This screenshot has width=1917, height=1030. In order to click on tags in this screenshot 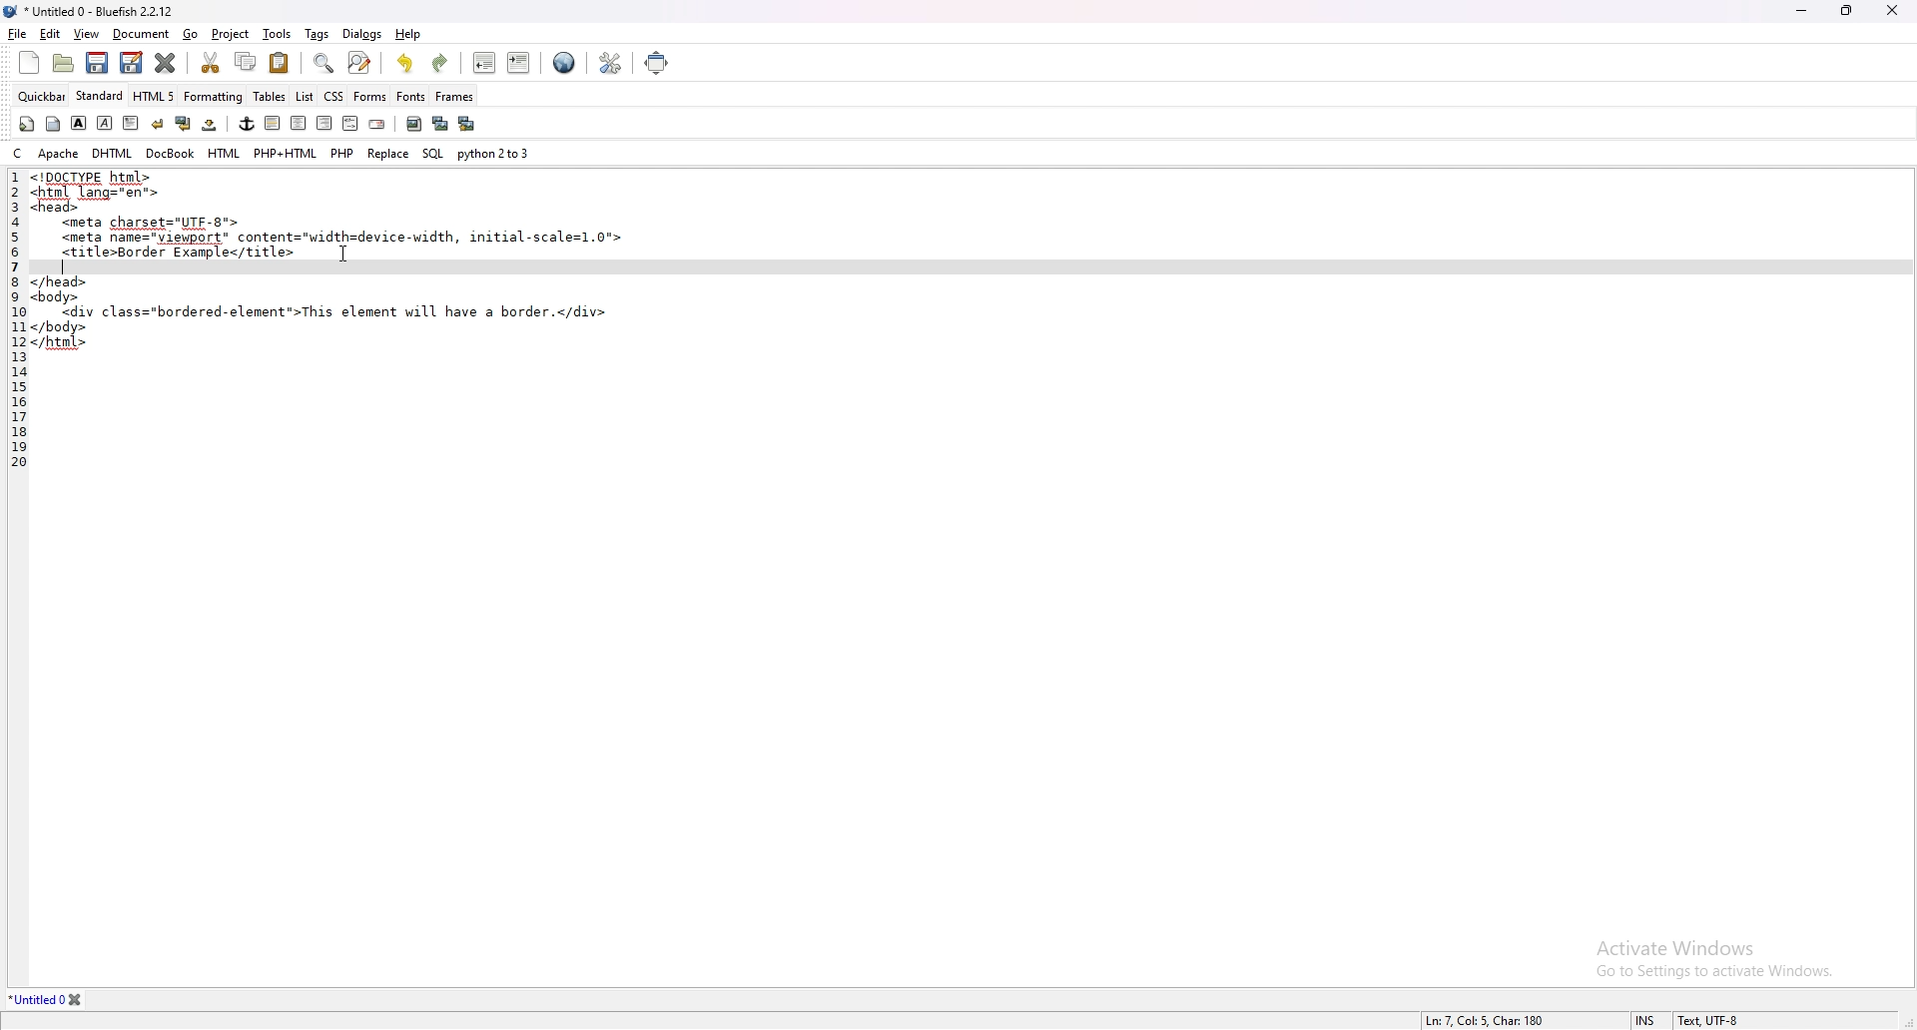, I will do `click(319, 35)`.